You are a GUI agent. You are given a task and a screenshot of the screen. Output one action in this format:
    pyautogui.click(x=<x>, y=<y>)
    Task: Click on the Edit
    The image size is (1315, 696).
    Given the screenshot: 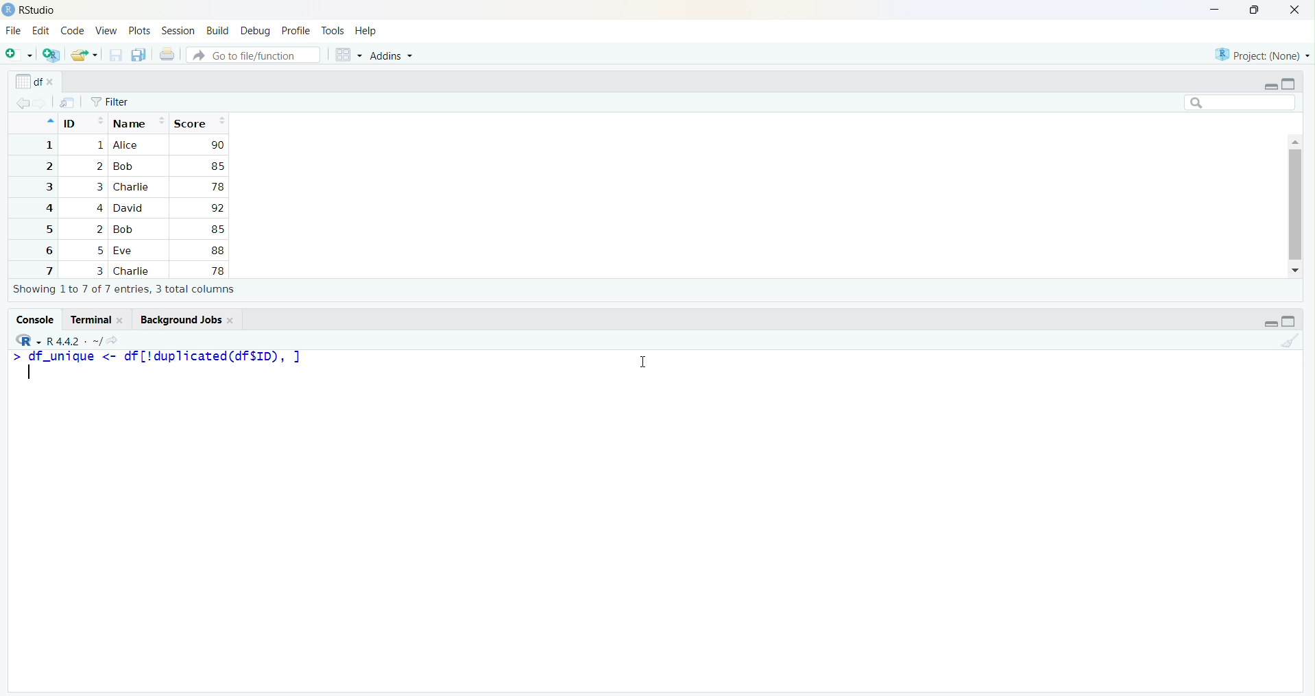 What is the action you would take?
    pyautogui.click(x=40, y=30)
    